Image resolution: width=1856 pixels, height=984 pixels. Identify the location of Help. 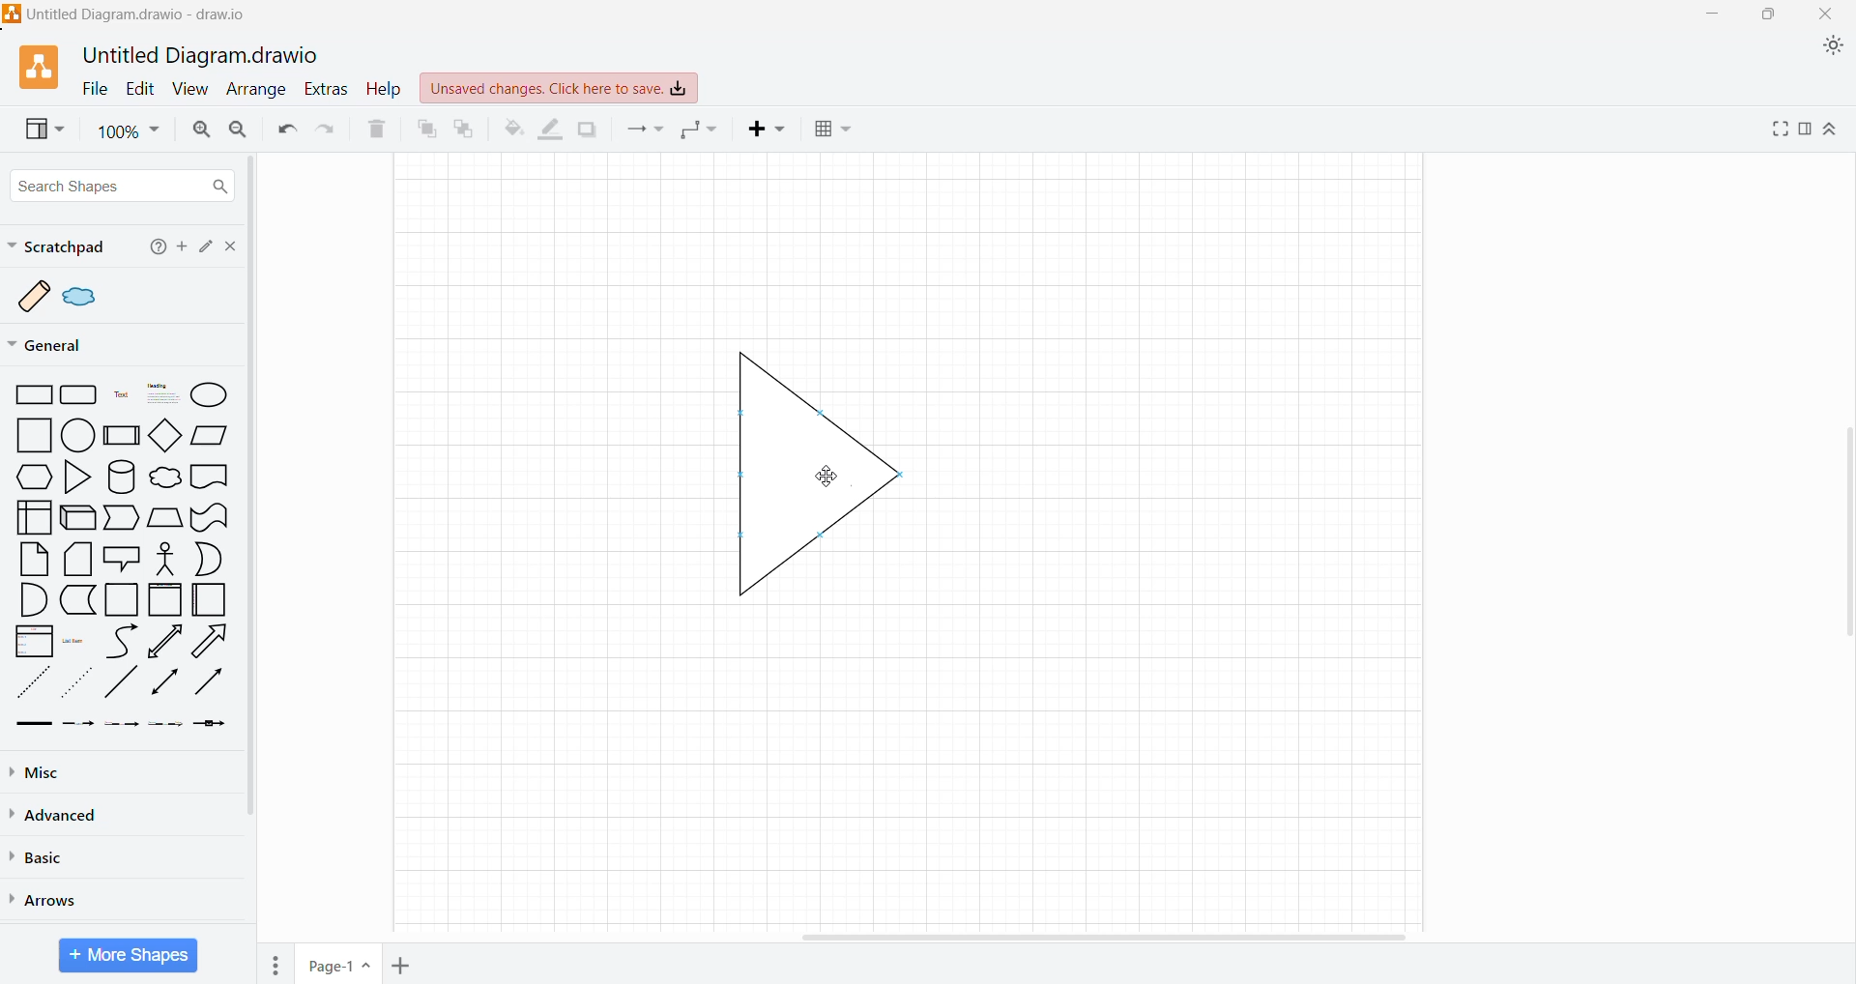
(155, 248).